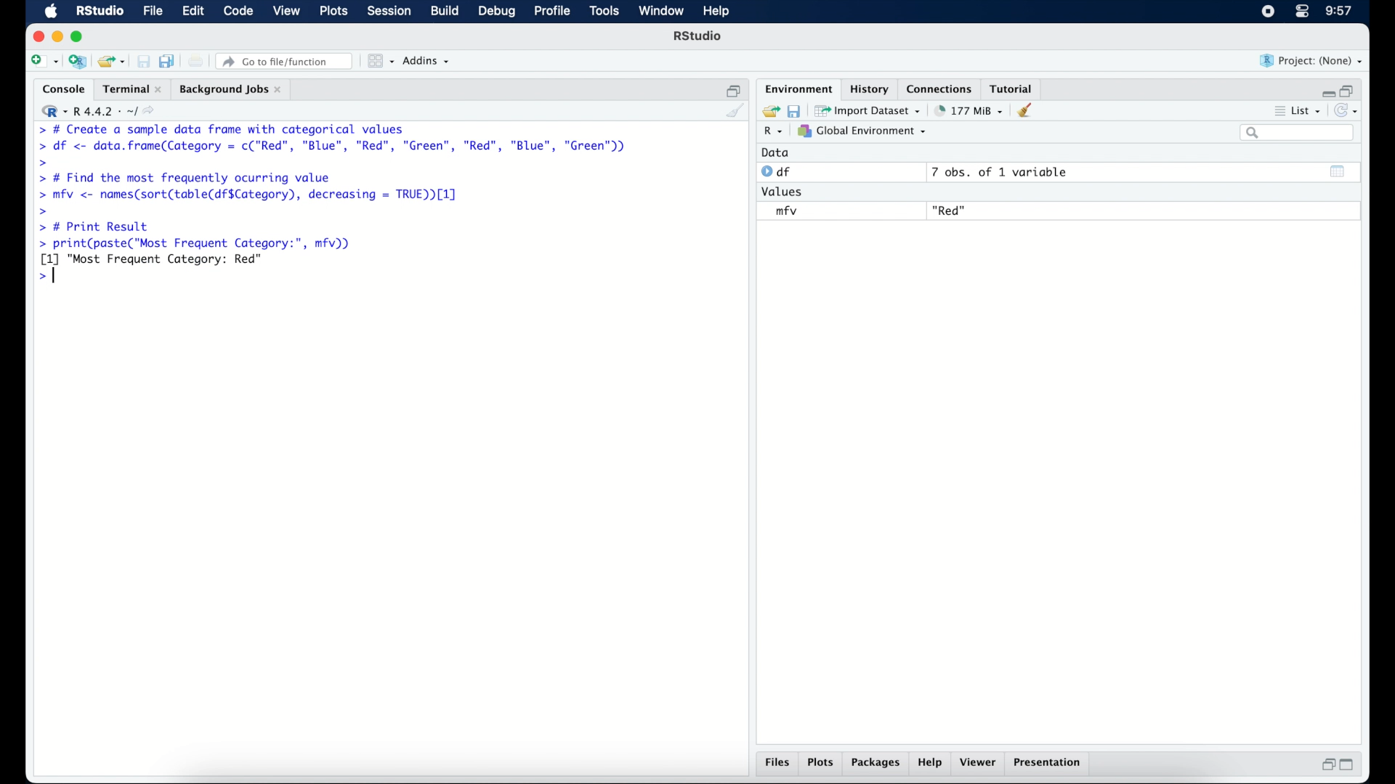 The width and height of the screenshot is (1395, 784). What do you see at coordinates (250, 195) in the screenshot?
I see `> mfv <- names(sort(table(df$Category), decreasing = TRUE [1]` at bounding box center [250, 195].